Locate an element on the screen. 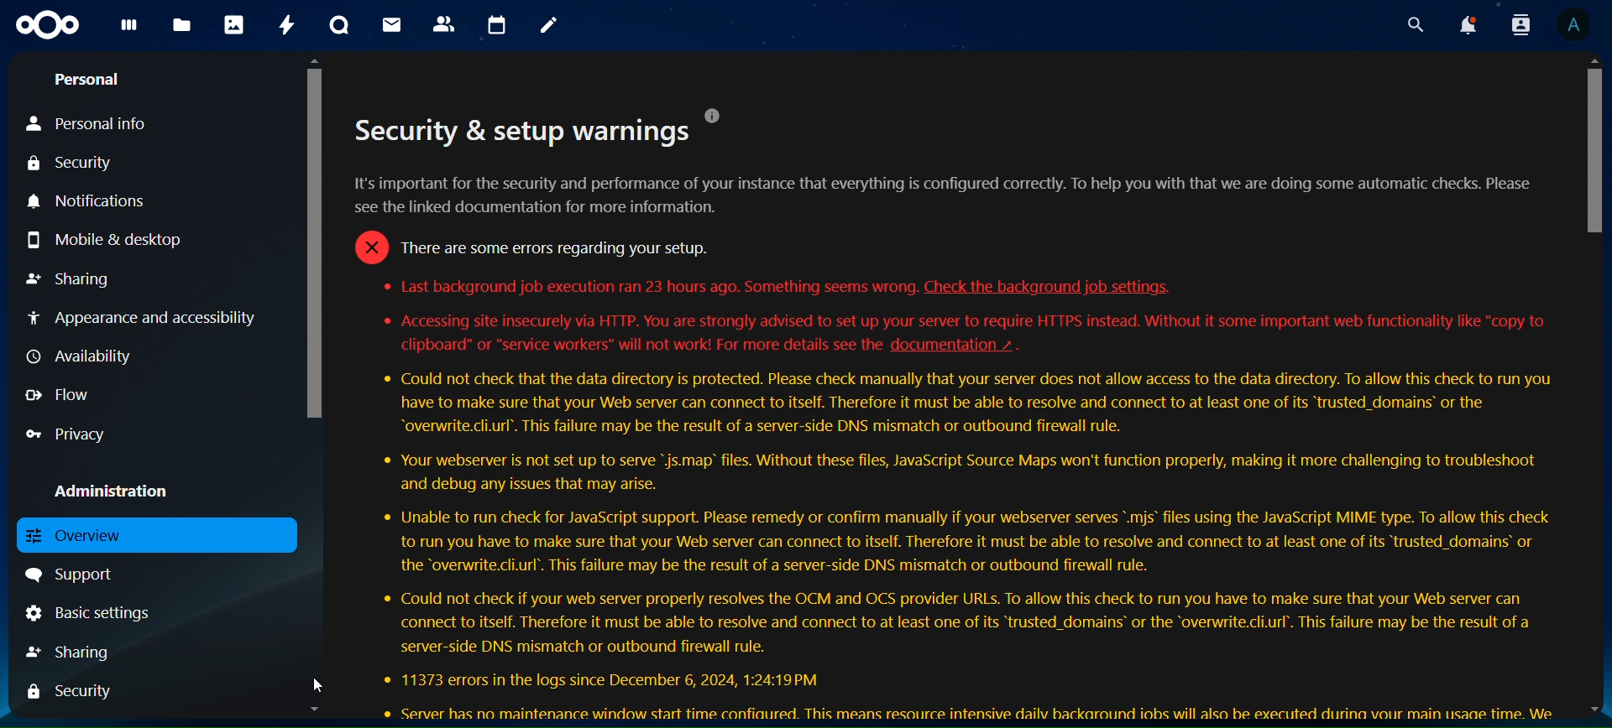  privacy is located at coordinates (66, 435).